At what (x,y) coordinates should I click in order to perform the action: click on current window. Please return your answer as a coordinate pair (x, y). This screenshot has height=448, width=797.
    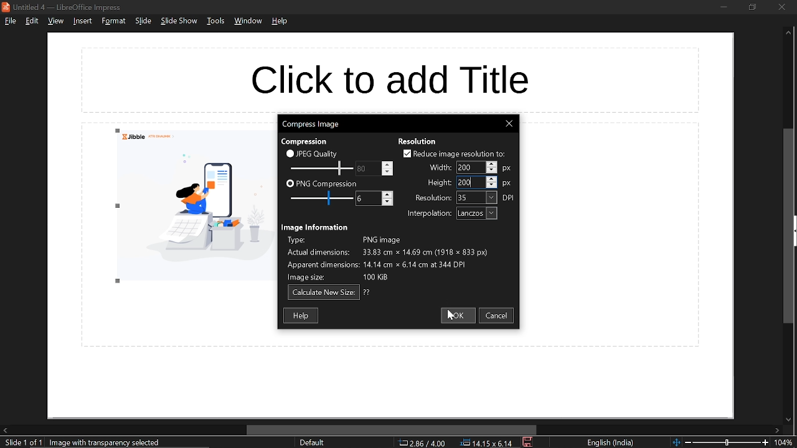
    Looking at the image, I should click on (65, 7).